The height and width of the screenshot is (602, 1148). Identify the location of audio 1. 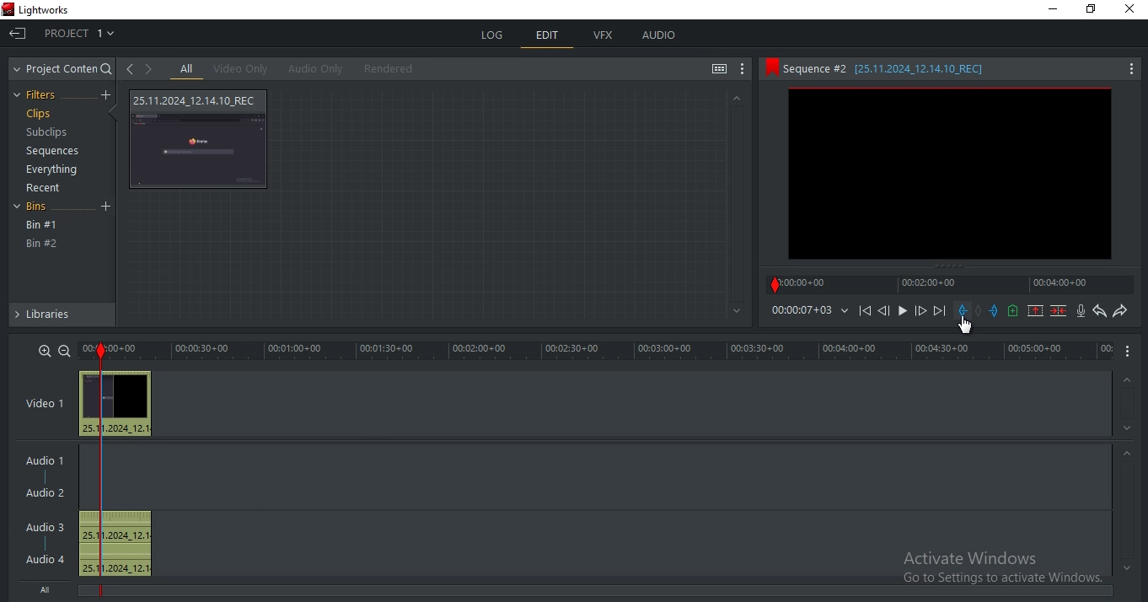
(47, 461).